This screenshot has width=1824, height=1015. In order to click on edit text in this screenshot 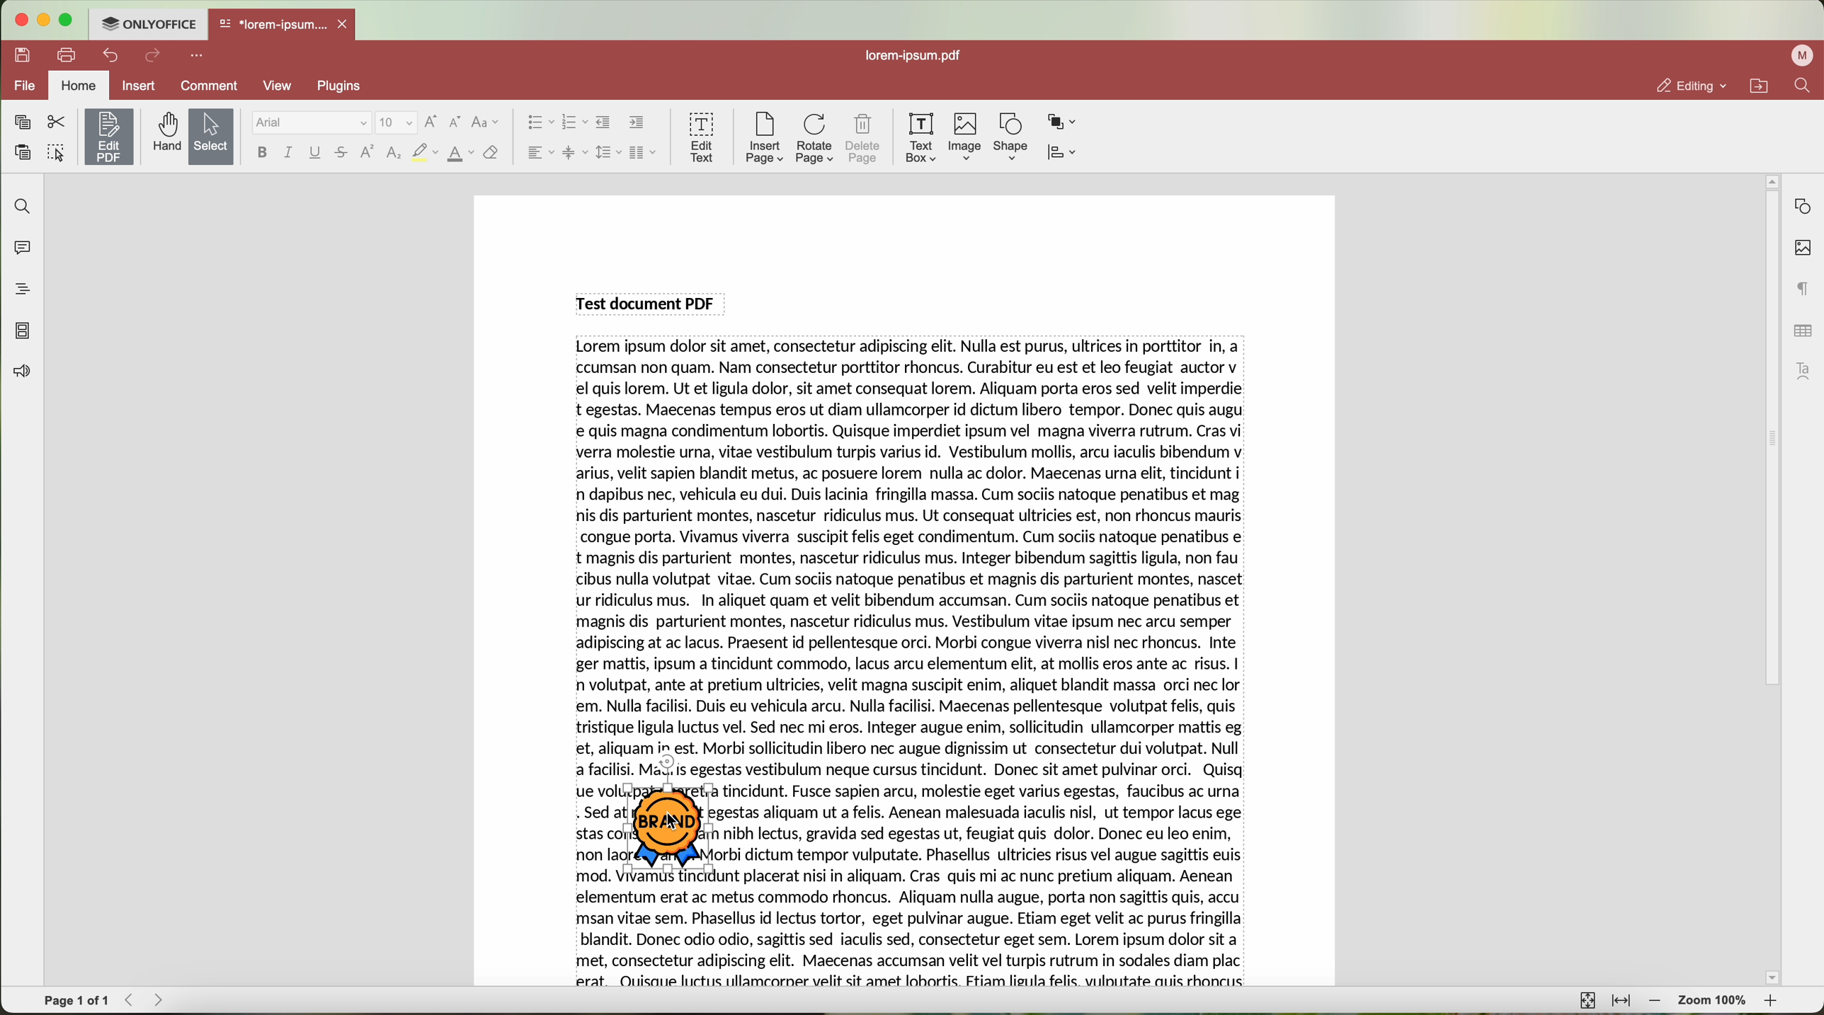, I will do `click(703, 136)`.